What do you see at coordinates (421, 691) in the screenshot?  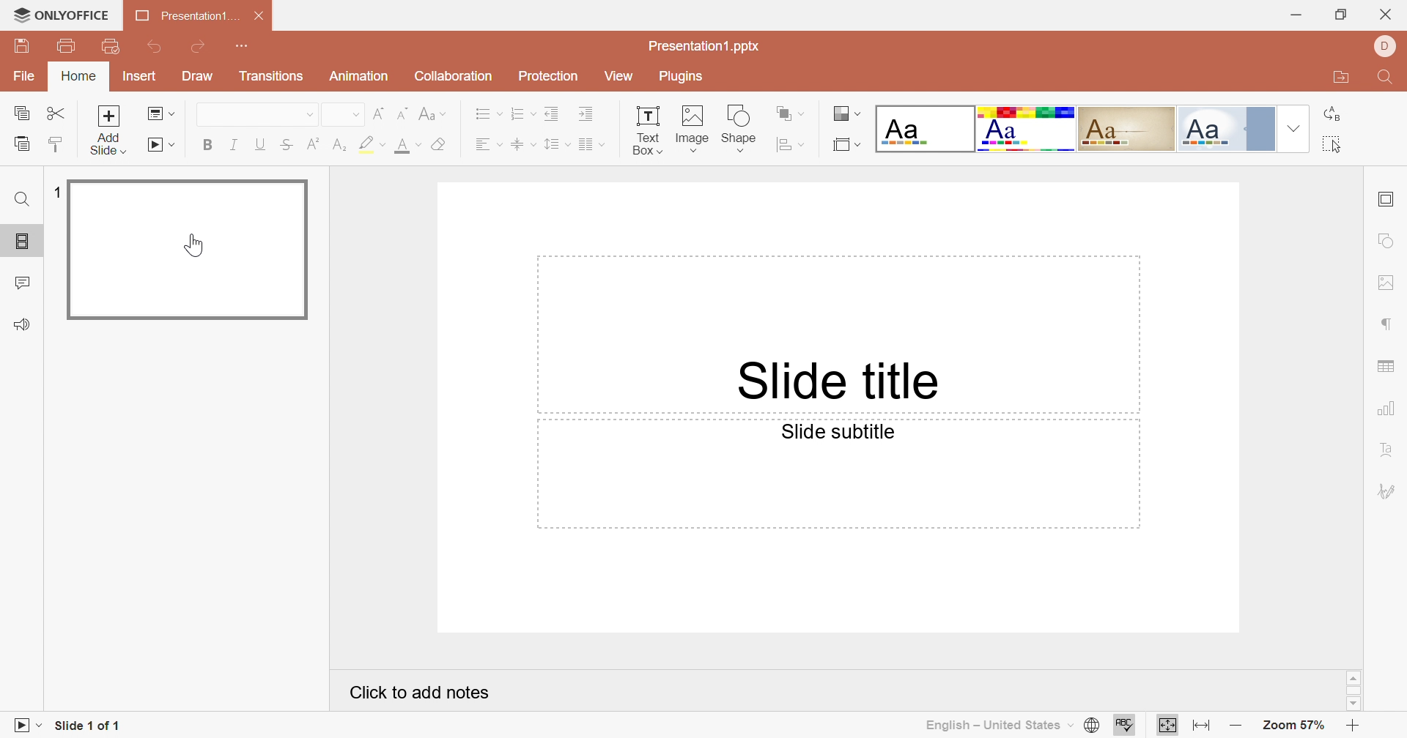 I see `Click to add notes` at bounding box center [421, 691].